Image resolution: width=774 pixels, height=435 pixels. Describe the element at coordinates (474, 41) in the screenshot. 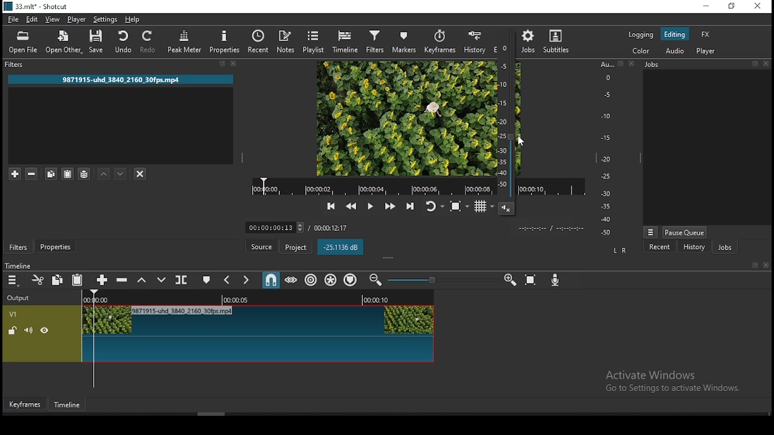

I see `history` at that location.